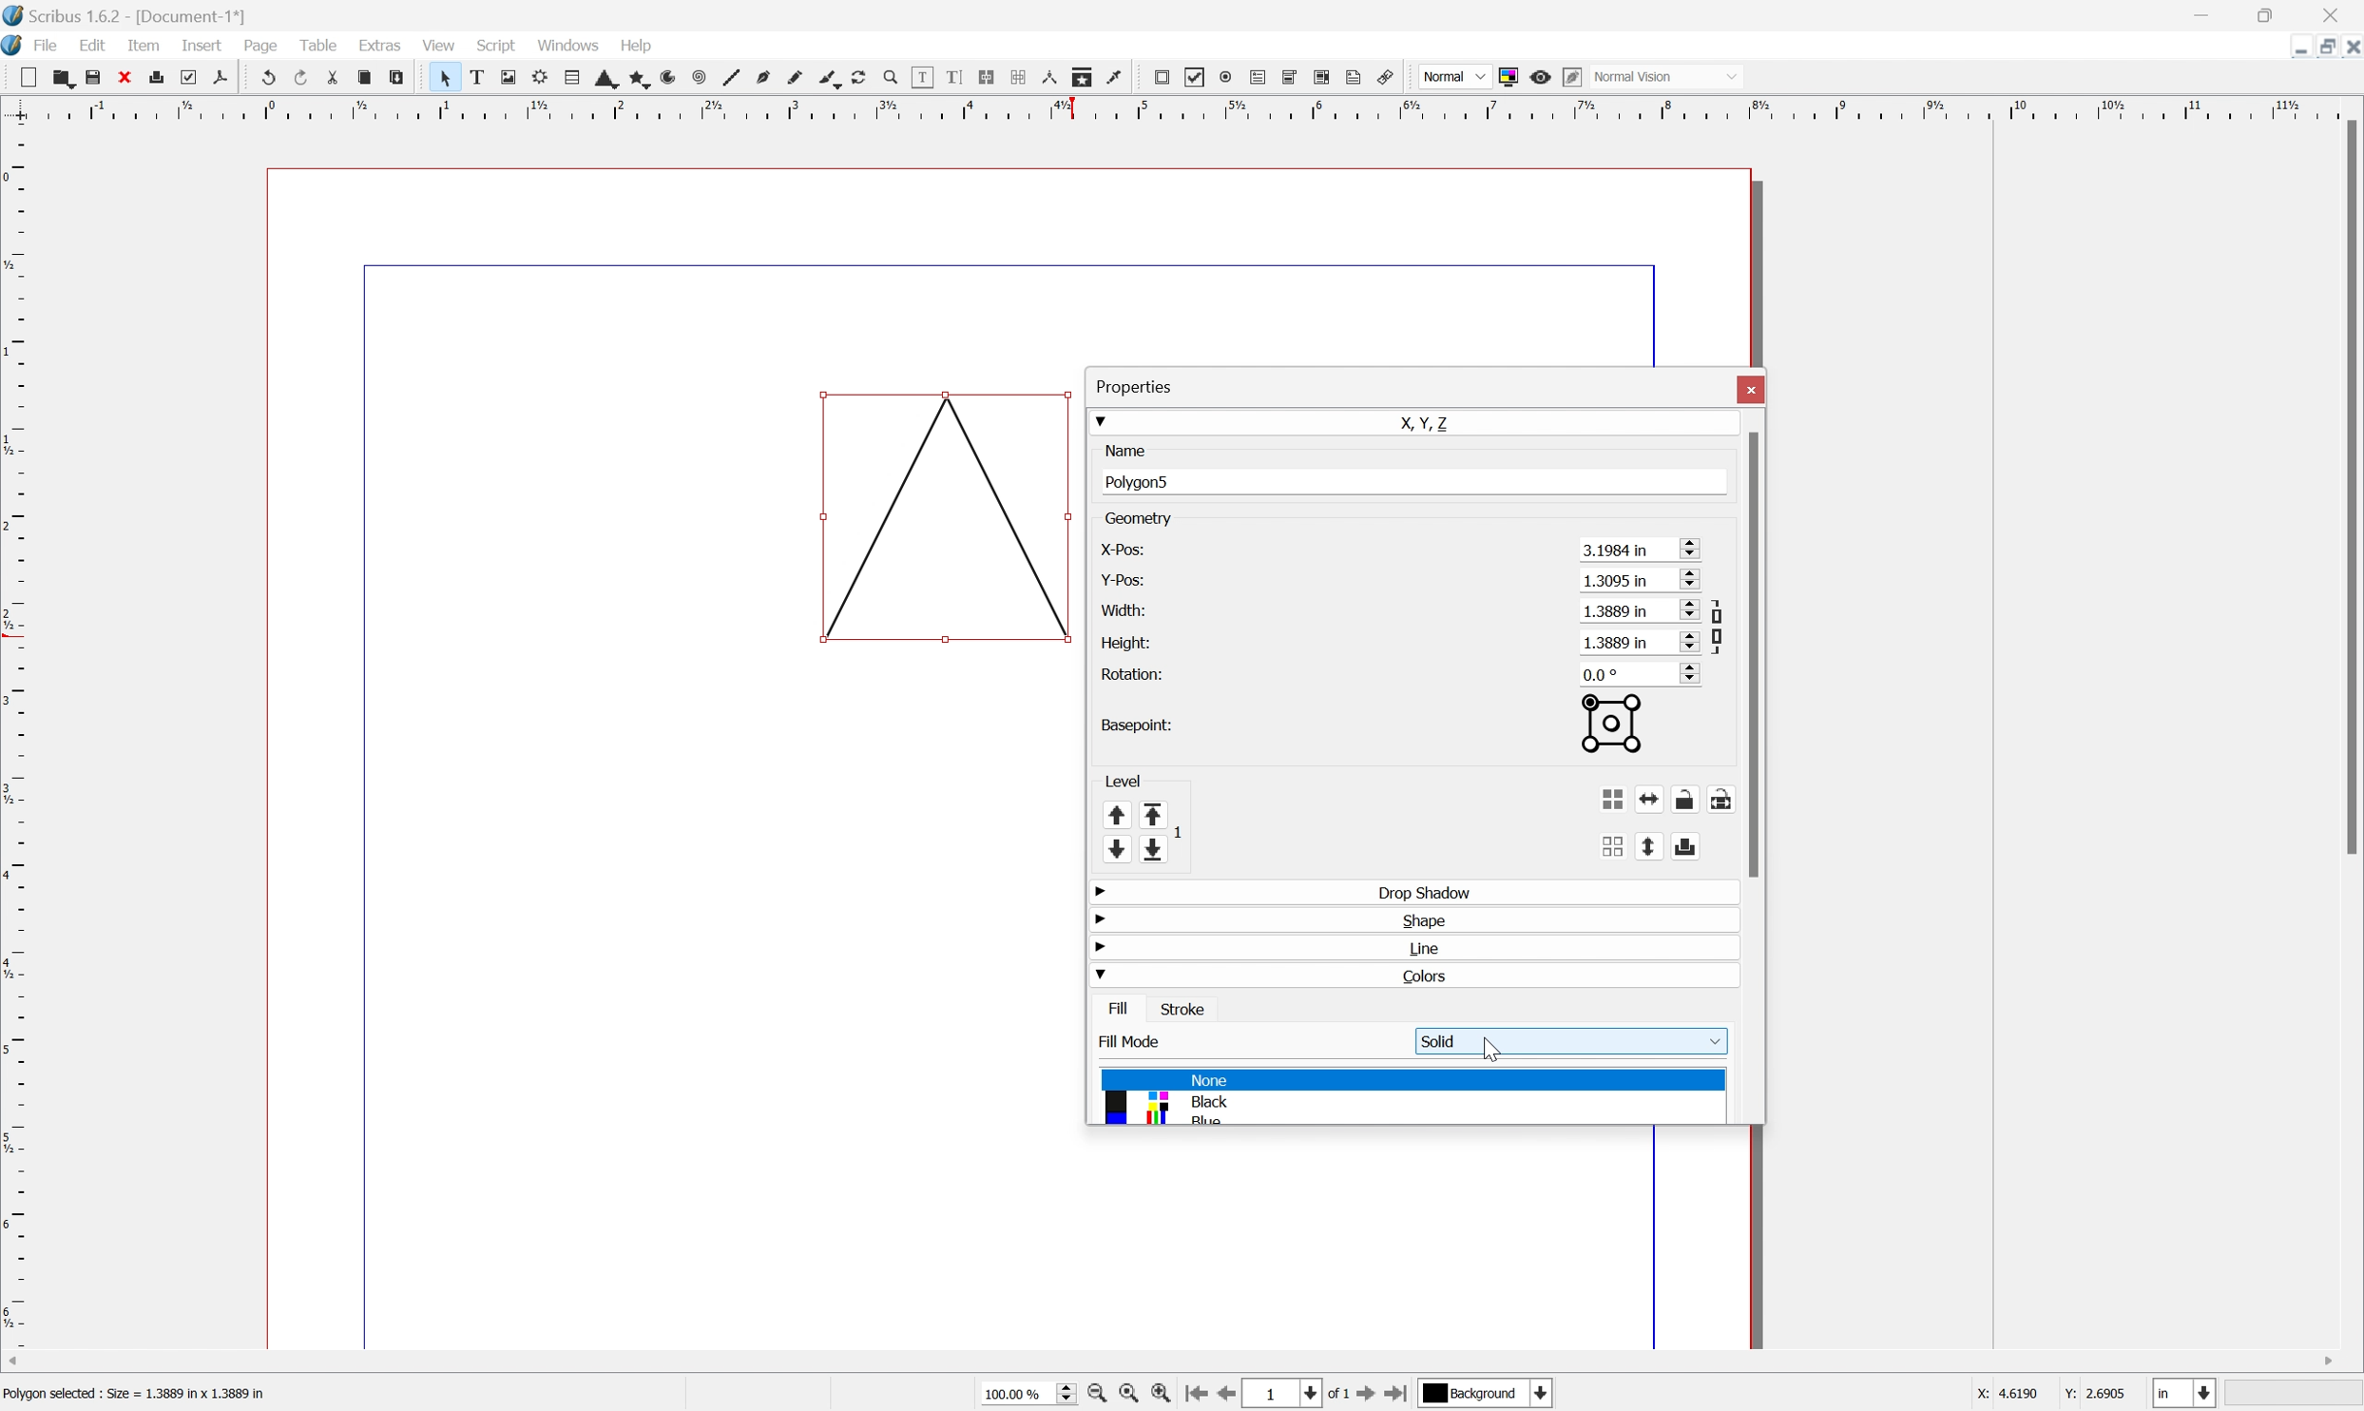  What do you see at coordinates (1103, 893) in the screenshot?
I see `Drop Down` at bounding box center [1103, 893].